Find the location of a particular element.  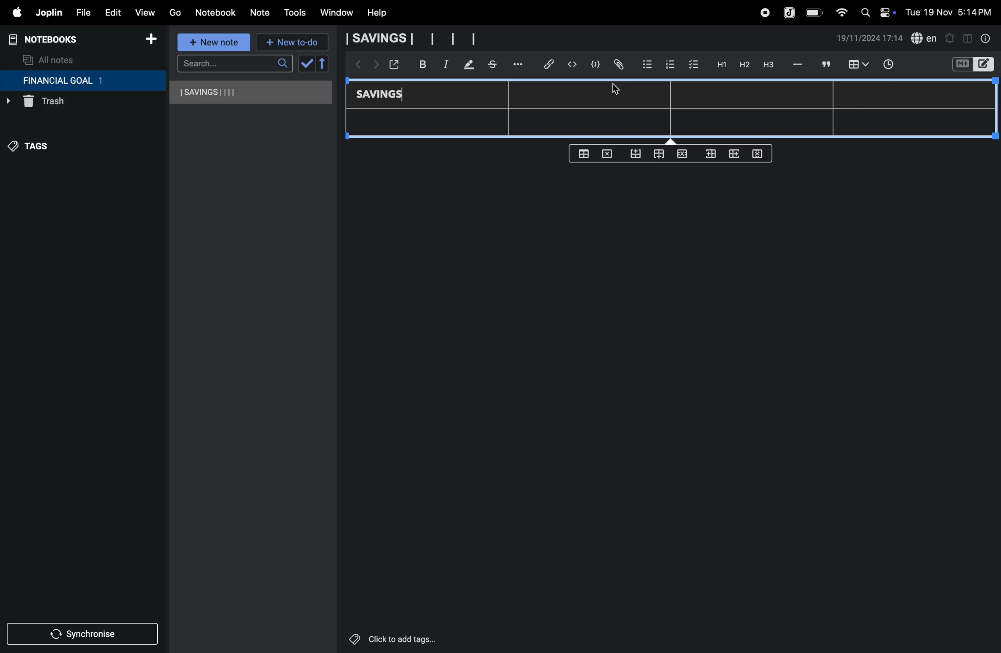

backward is located at coordinates (355, 65).